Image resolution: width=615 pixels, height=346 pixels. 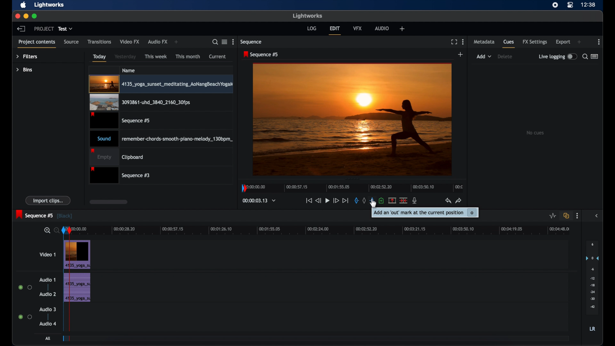 What do you see at coordinates (188, 56) in the screenshot?
I see `this month` at bounding box center [188, 56].